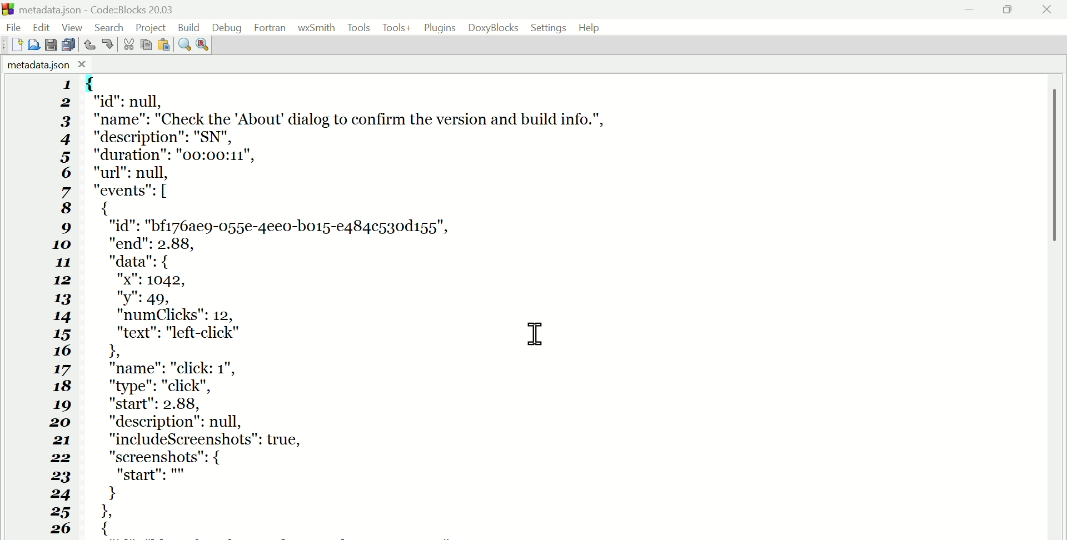 The height and width of the screenshot is (540, 1067). I want to click on Undo, so click(91, 42).